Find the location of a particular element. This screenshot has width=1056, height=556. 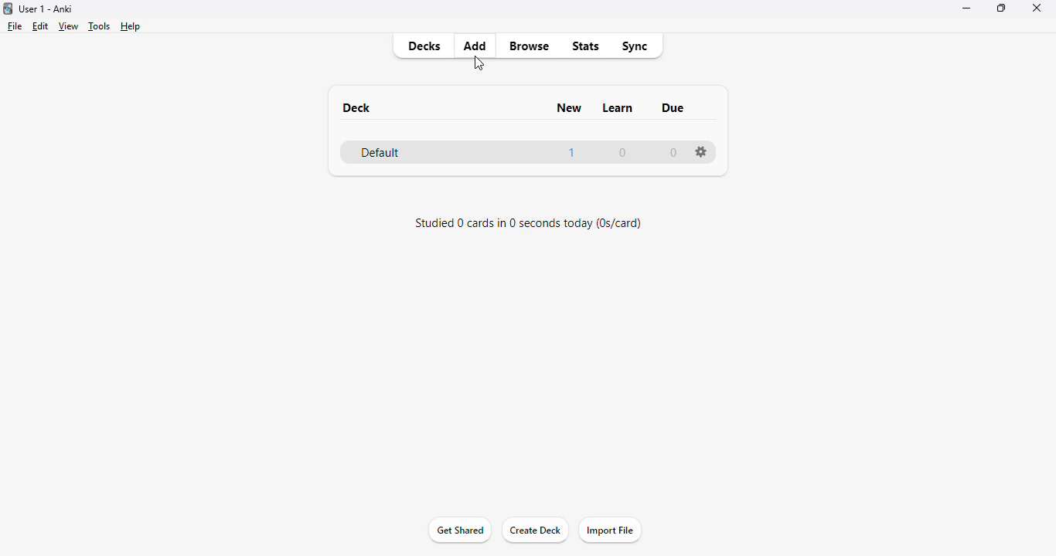

title is located at coordinates (46, 8).